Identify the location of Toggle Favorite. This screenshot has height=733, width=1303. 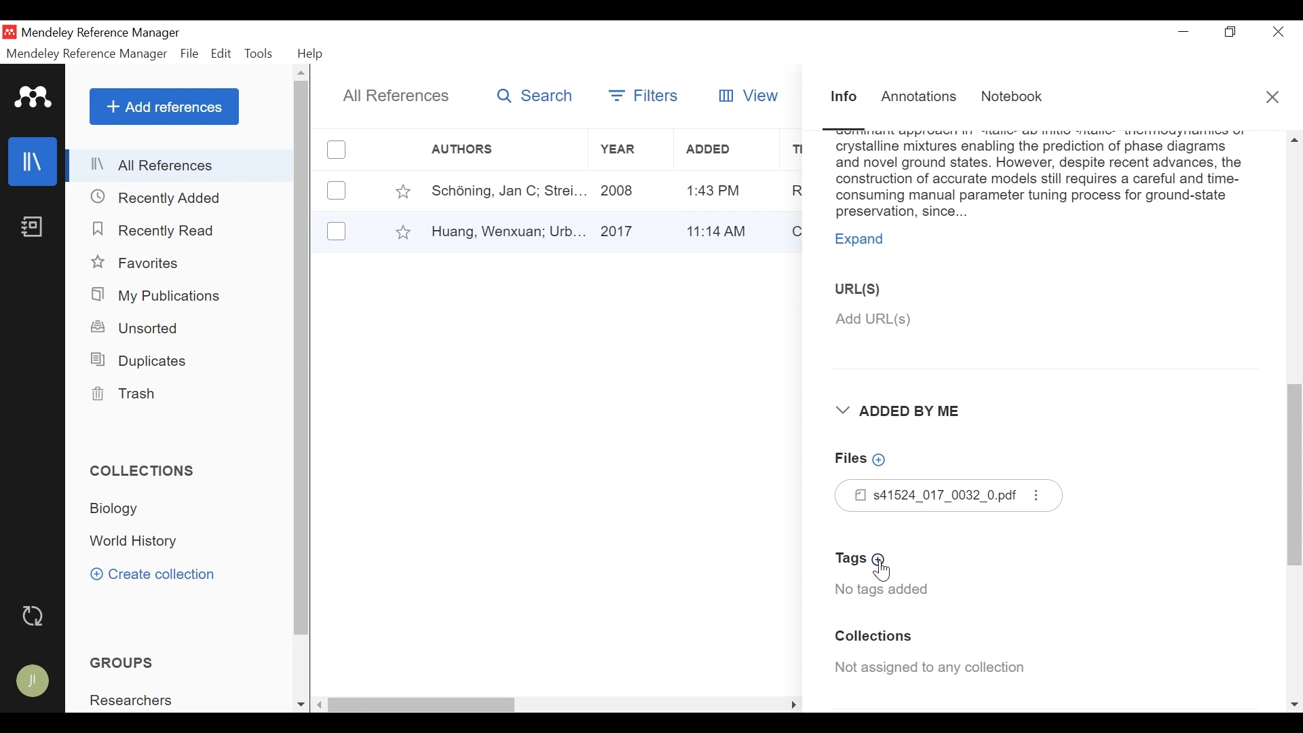
(402, 191).